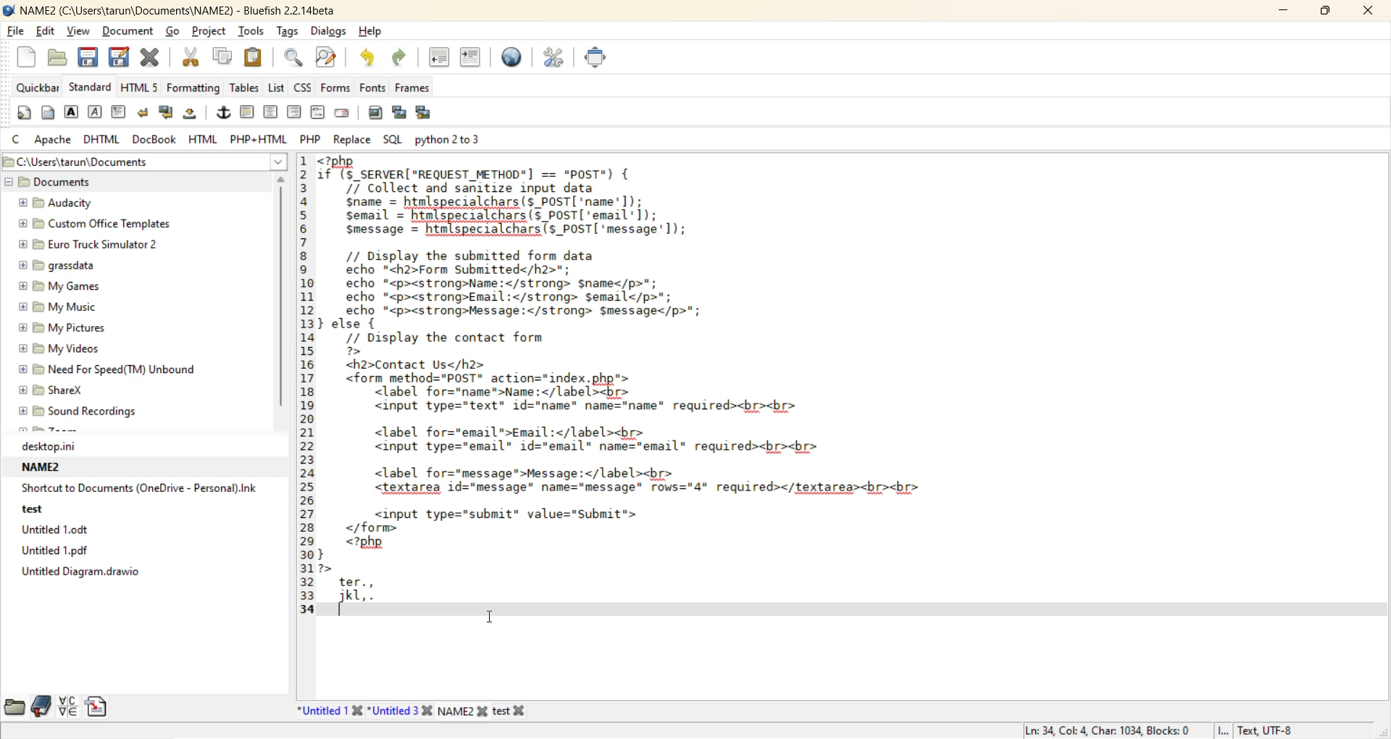 The width and height of the screenshot is (1391, 739). I want to click on Untitled Diagram.drawio, so click(91, 576).